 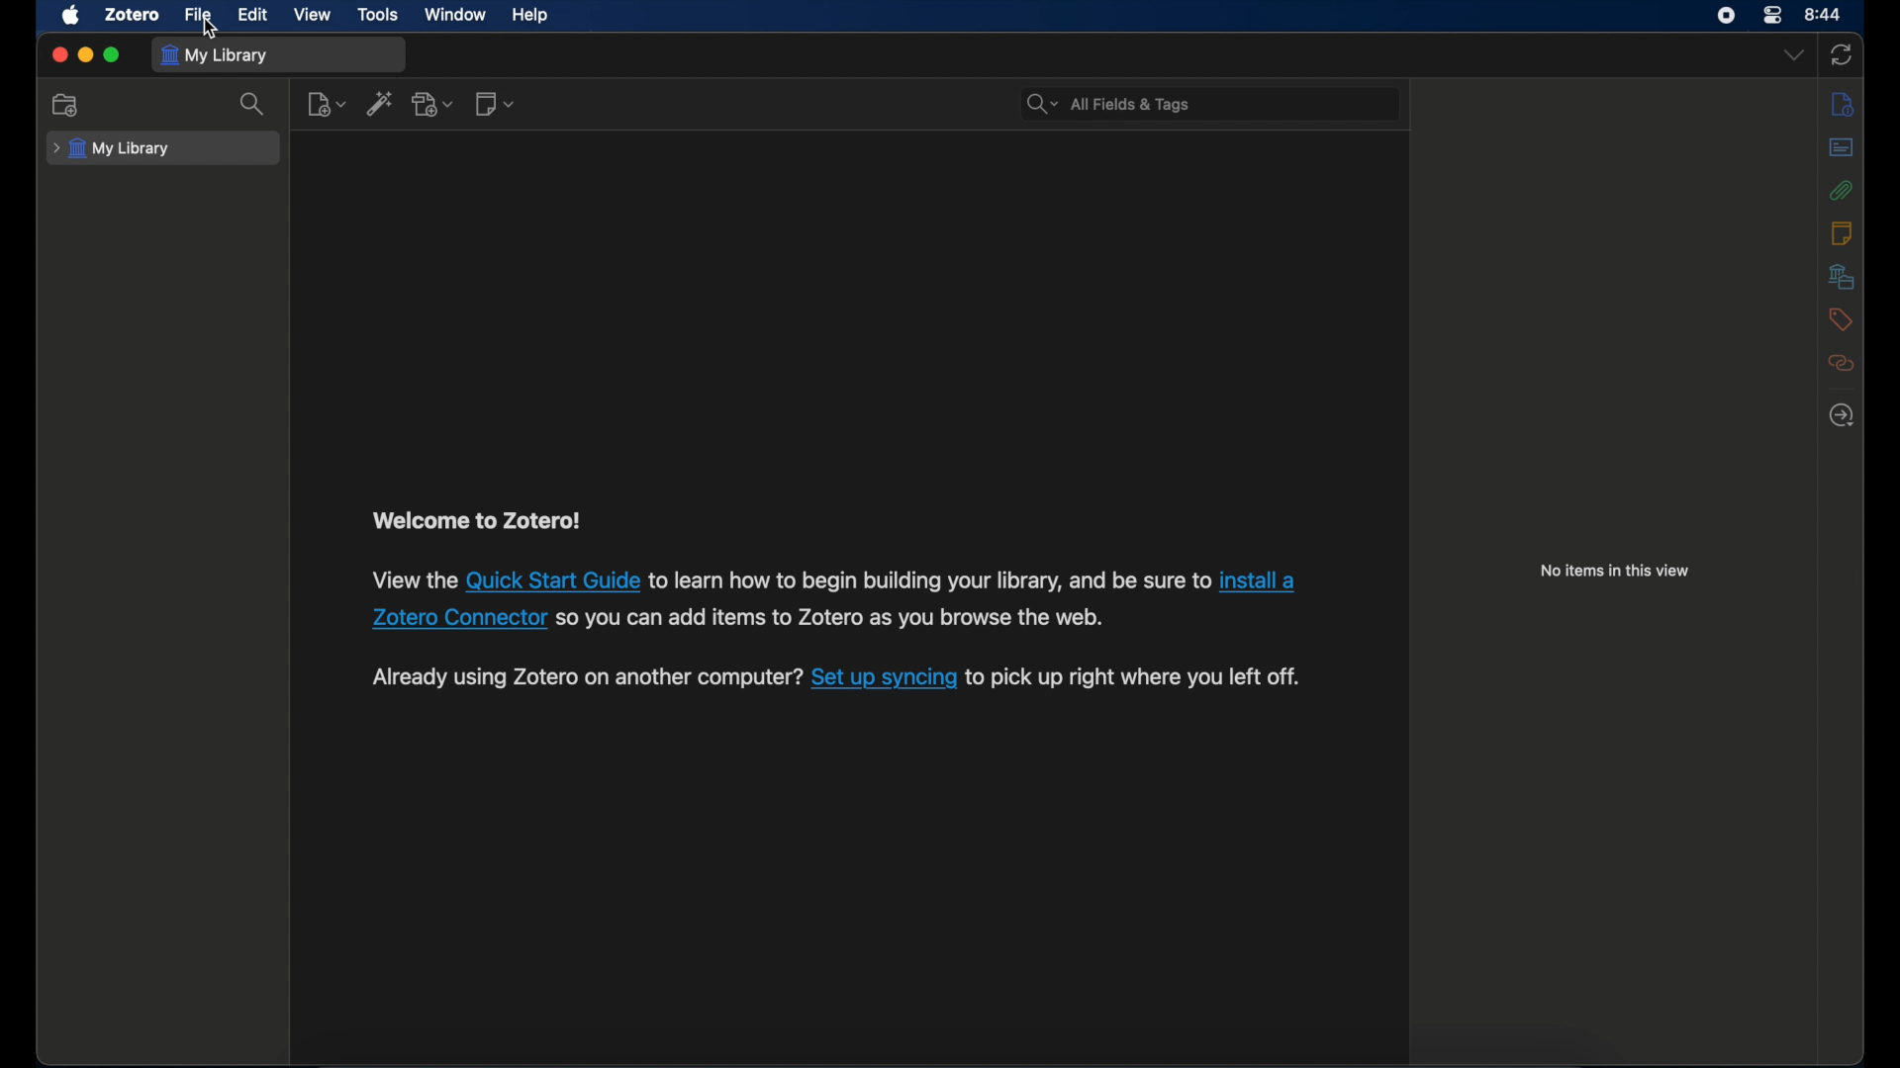 What do you see at coordinates (1842, 276) in the screenshot?
I see `libraries` at bounding box center [1842, 276].